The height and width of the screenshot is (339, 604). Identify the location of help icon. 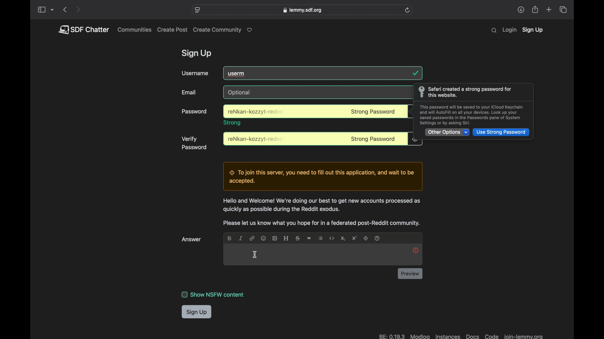
(415, 250).